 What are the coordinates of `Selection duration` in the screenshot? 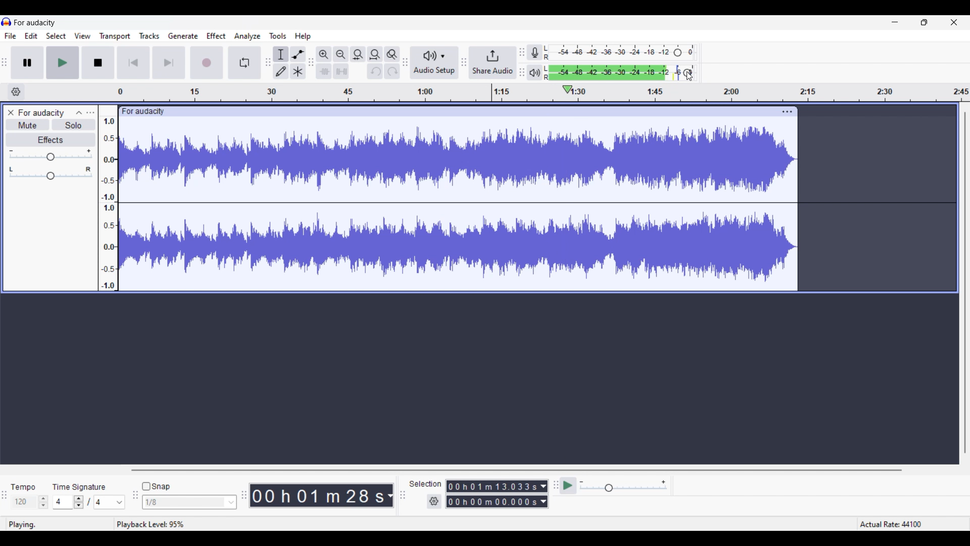 It's located at (492, 494).